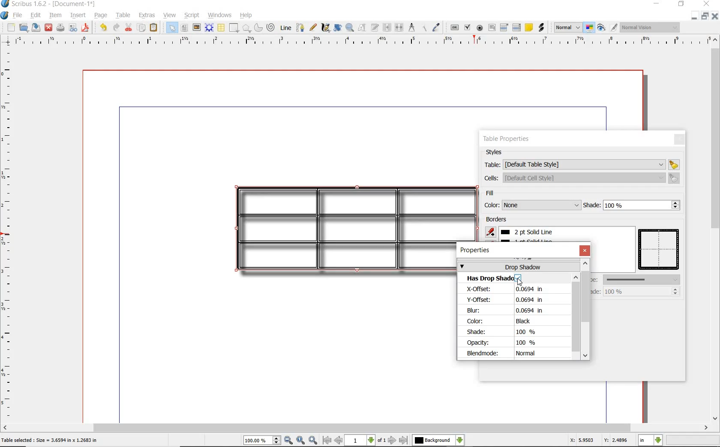 The width and height of the screenshot is (720, 447). I want to click on pdf radio button, so click(480, 28).